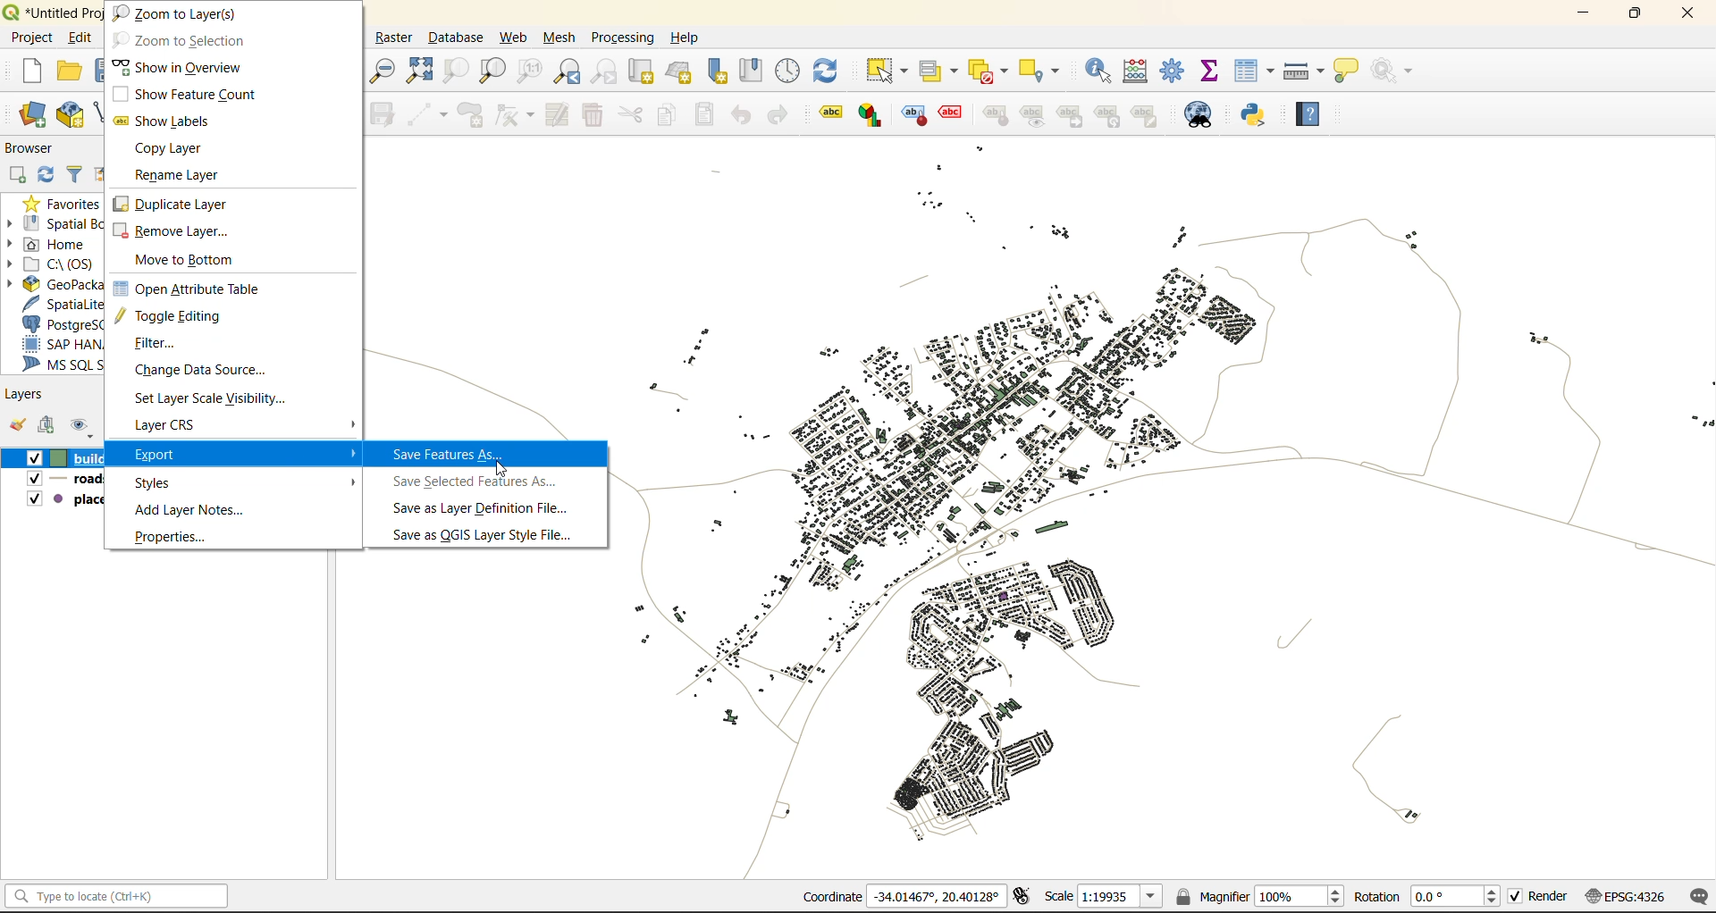 This screenshot has width=1716, height=913. Describe the element at coordinates (37, 115) in the screenshot. I see `open data source manager` at that location.